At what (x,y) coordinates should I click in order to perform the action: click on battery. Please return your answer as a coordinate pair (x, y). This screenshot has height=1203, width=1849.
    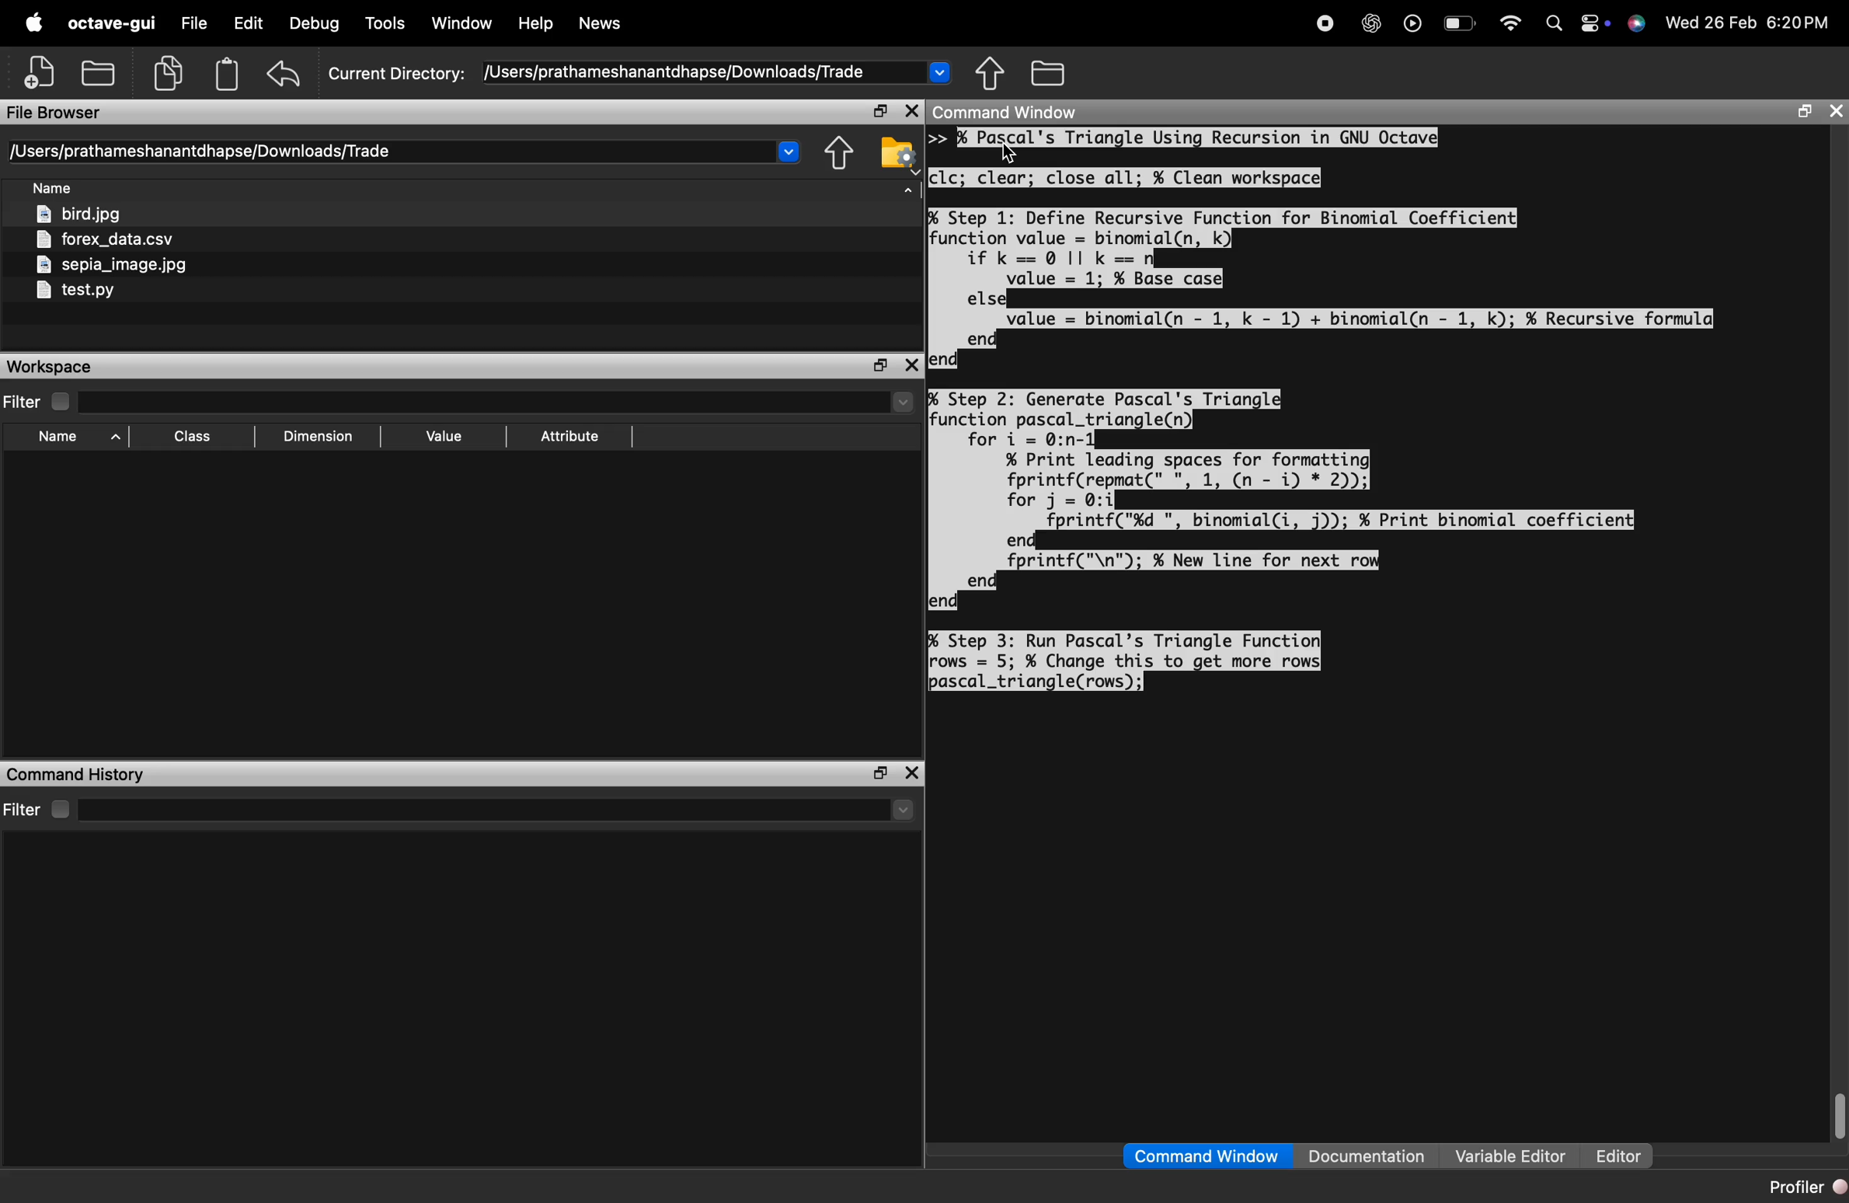
    Looking at the image, I should click on (1461, 23).